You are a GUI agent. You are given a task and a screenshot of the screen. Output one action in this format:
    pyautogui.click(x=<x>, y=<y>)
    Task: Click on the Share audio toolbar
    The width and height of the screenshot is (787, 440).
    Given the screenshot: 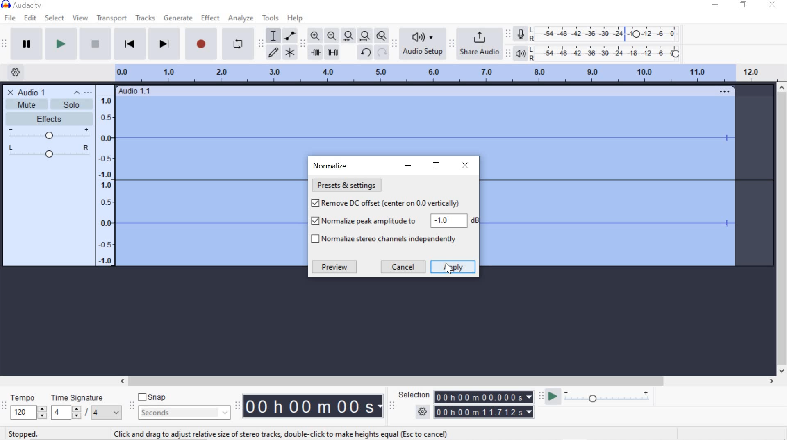 What is the action you would take?
    pyautogui.click(x=451, y=43)
    